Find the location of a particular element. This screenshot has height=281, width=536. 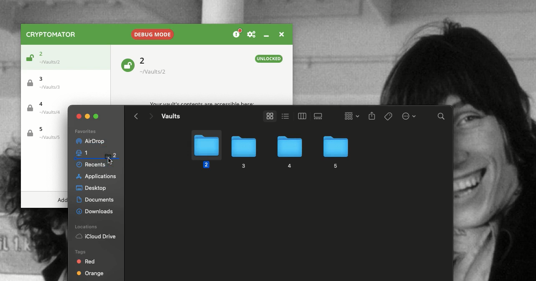

View 2 is located at coordinates (301, 116).